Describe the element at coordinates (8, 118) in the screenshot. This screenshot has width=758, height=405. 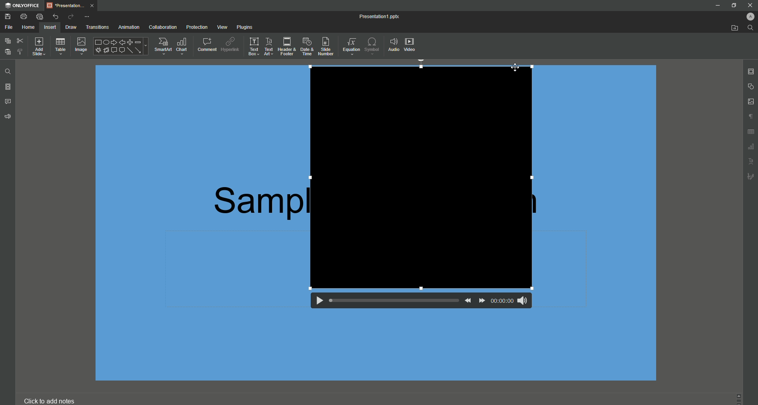
I see `Feedback` at that location.